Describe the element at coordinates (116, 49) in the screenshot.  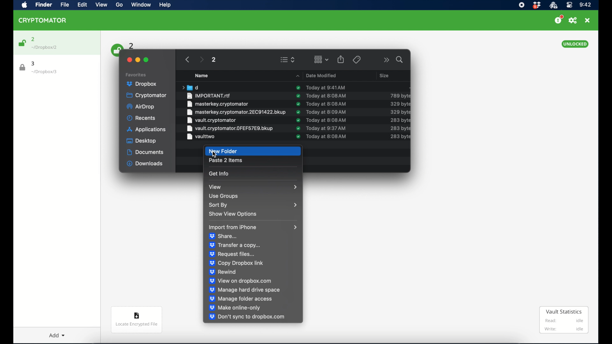
I see `unlock icon` at that location.